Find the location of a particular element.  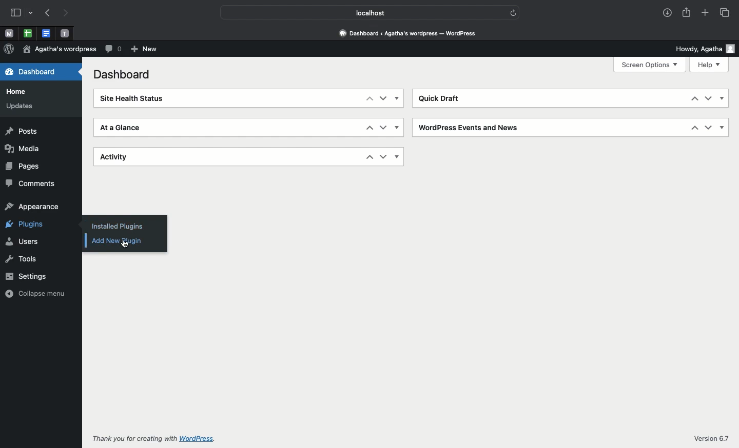

Version 6.7 is located at coordinates (707, 438).